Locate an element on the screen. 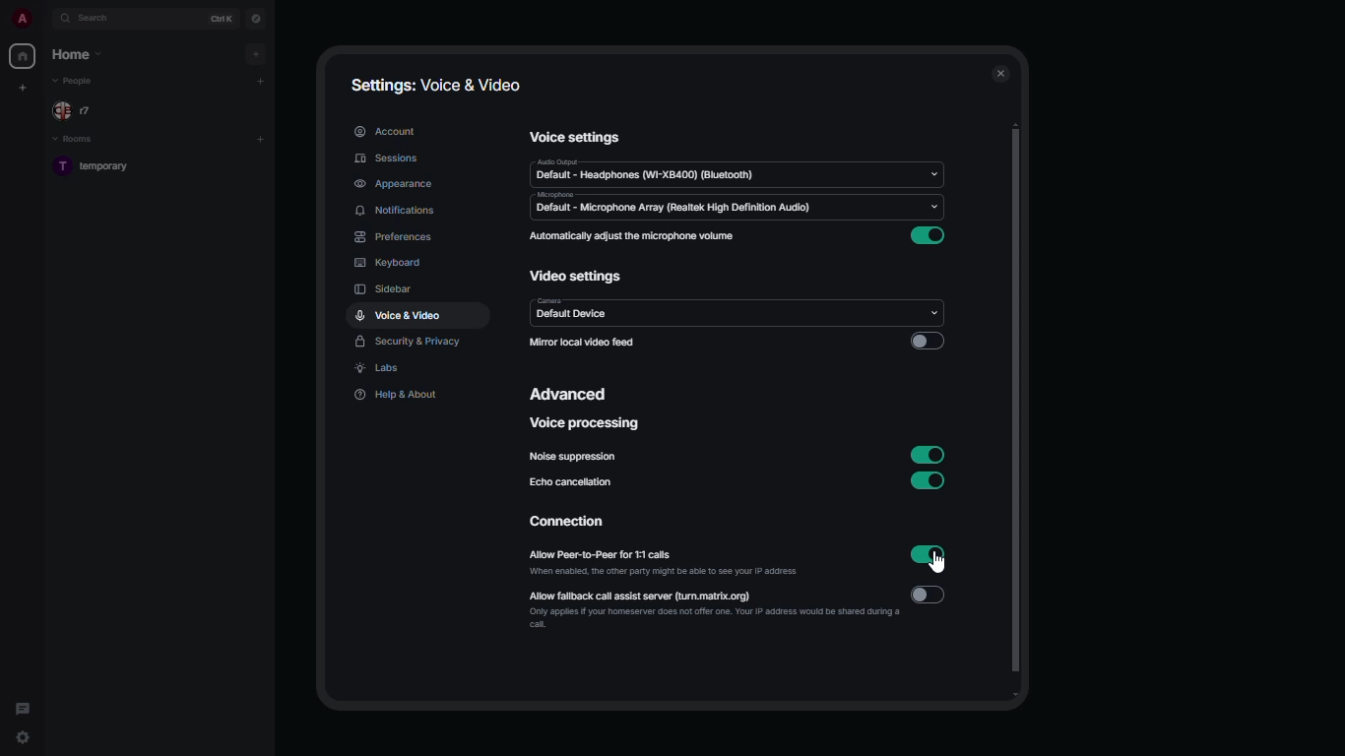 This screenshot has height=756, width=1345. add is located at coordinates (258, 53).